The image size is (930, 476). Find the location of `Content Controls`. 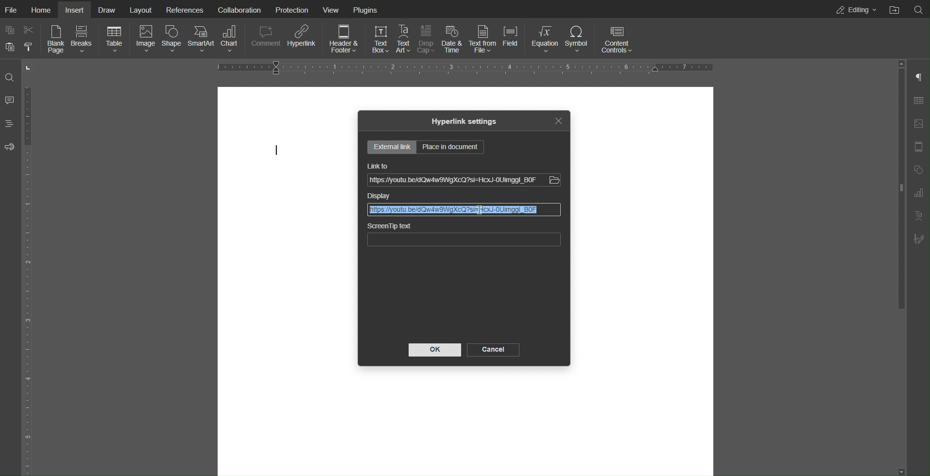

Content Controls is located at coordinates (617, 38).